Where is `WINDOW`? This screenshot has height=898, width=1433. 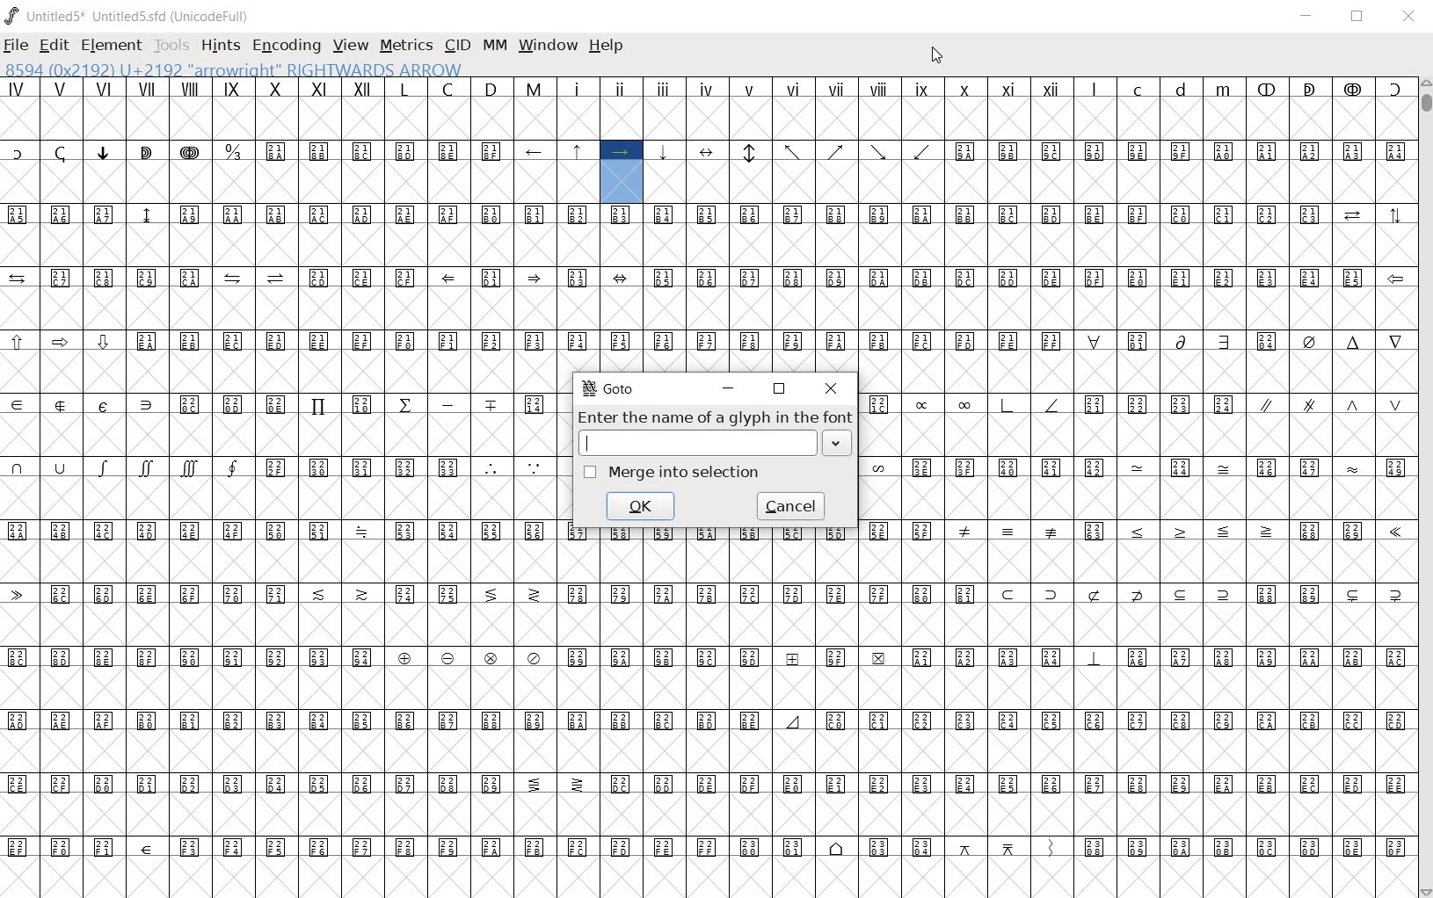 WINDOW is located at coordinates (549, 47).